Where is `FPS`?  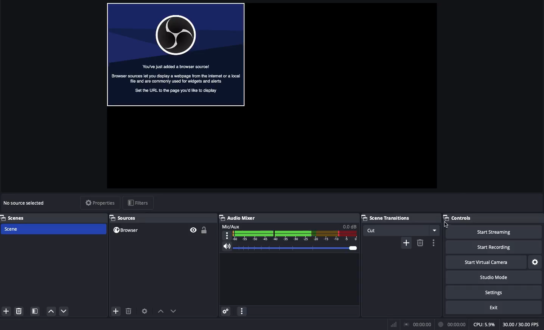
FPS is located at coordinates (520, 324).